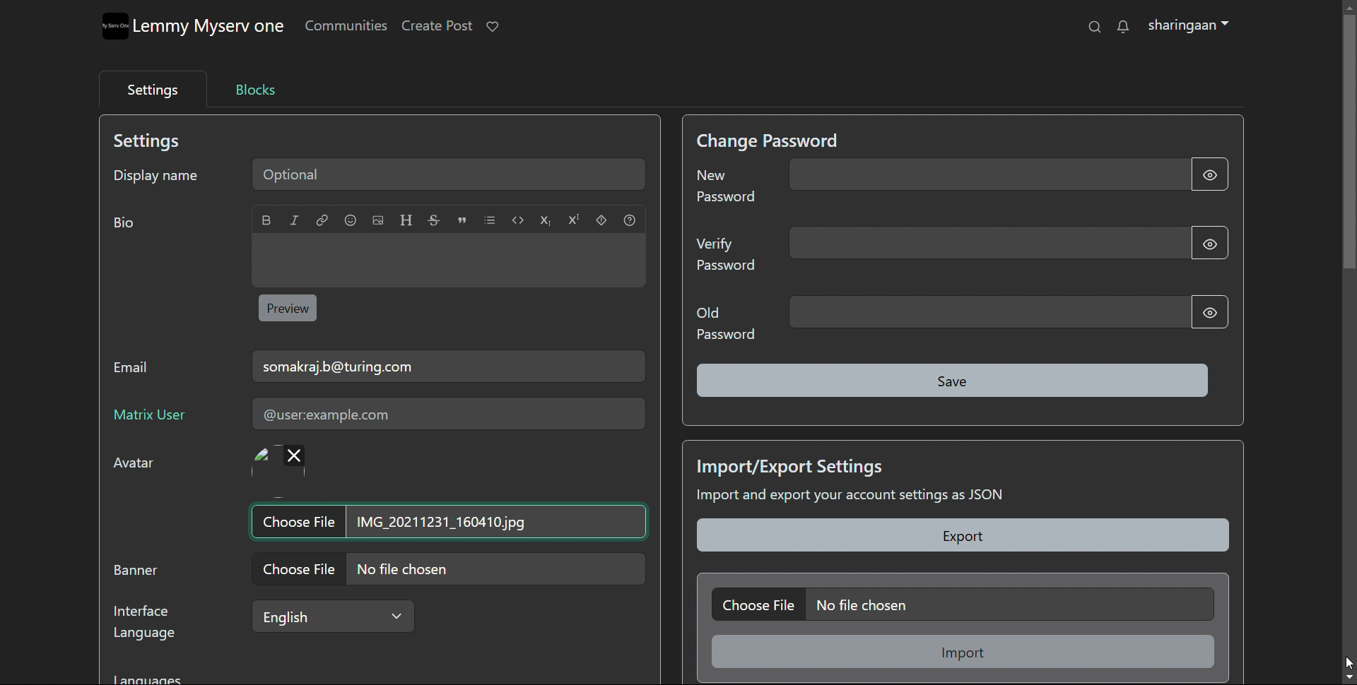 This screenshot has height=685, width=1357. What do you see at coordinates (116, 27) in the screenshot?
I see `logo` at bounding box center [116, 27].